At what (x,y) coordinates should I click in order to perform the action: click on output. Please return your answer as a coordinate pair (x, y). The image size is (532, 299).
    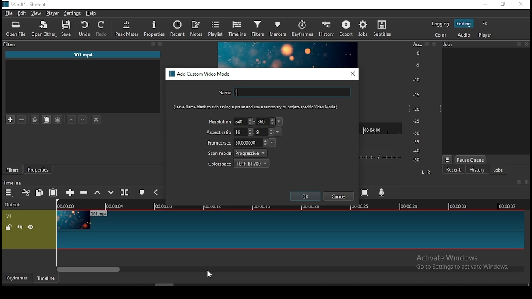
    Looking at the image, I should click on (14, 205).